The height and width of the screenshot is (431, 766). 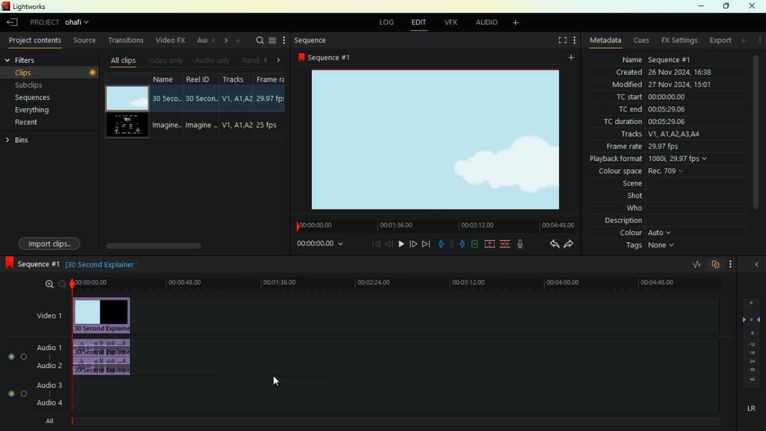 I want to click on sequence, so click(x=32, y=263).